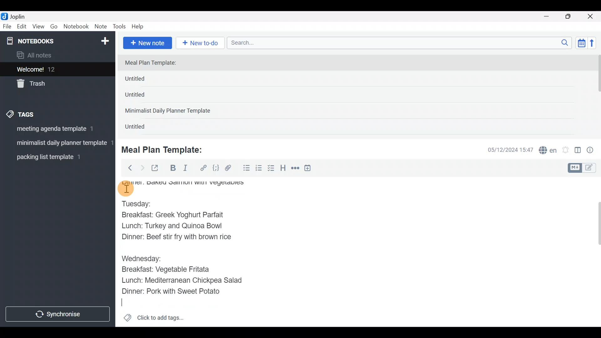 The image size is (601, 338). What do you see at coordinates (259, 169) in the screenshot?
I see `Numbered list` at bounding box center [259, 169].